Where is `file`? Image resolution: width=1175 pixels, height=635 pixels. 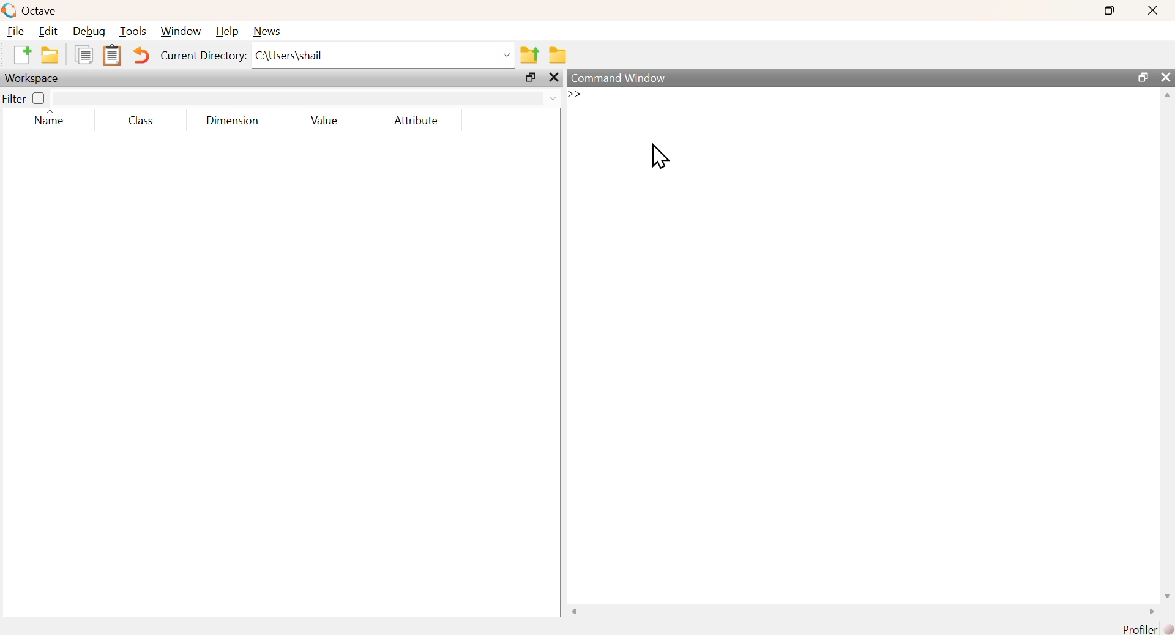
file is located at coordinates (17, 31).